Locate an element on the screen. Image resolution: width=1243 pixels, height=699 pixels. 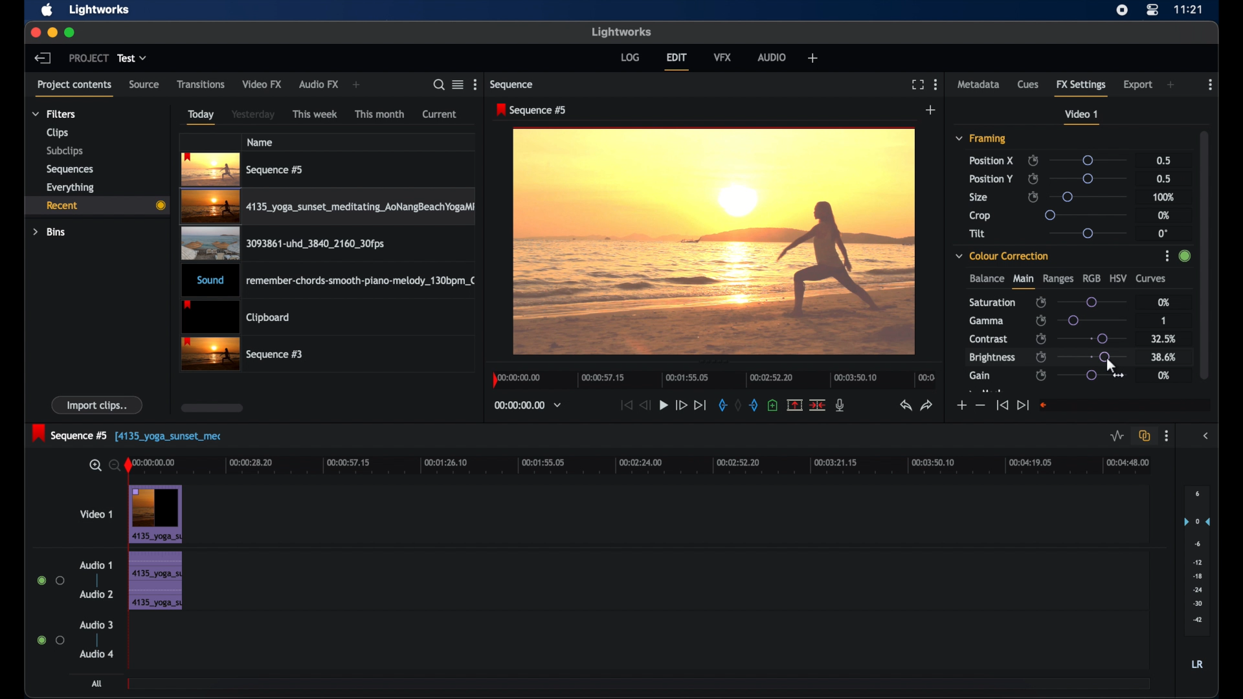
maximize is located at coordinates (71, 32).